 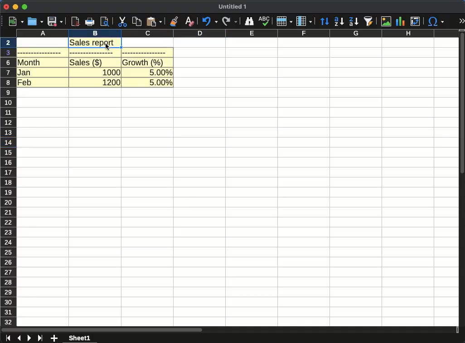 I want to click on clone formatting, so click(x=174, y=21).